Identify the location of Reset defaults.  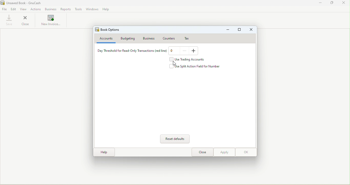
(176, 139).